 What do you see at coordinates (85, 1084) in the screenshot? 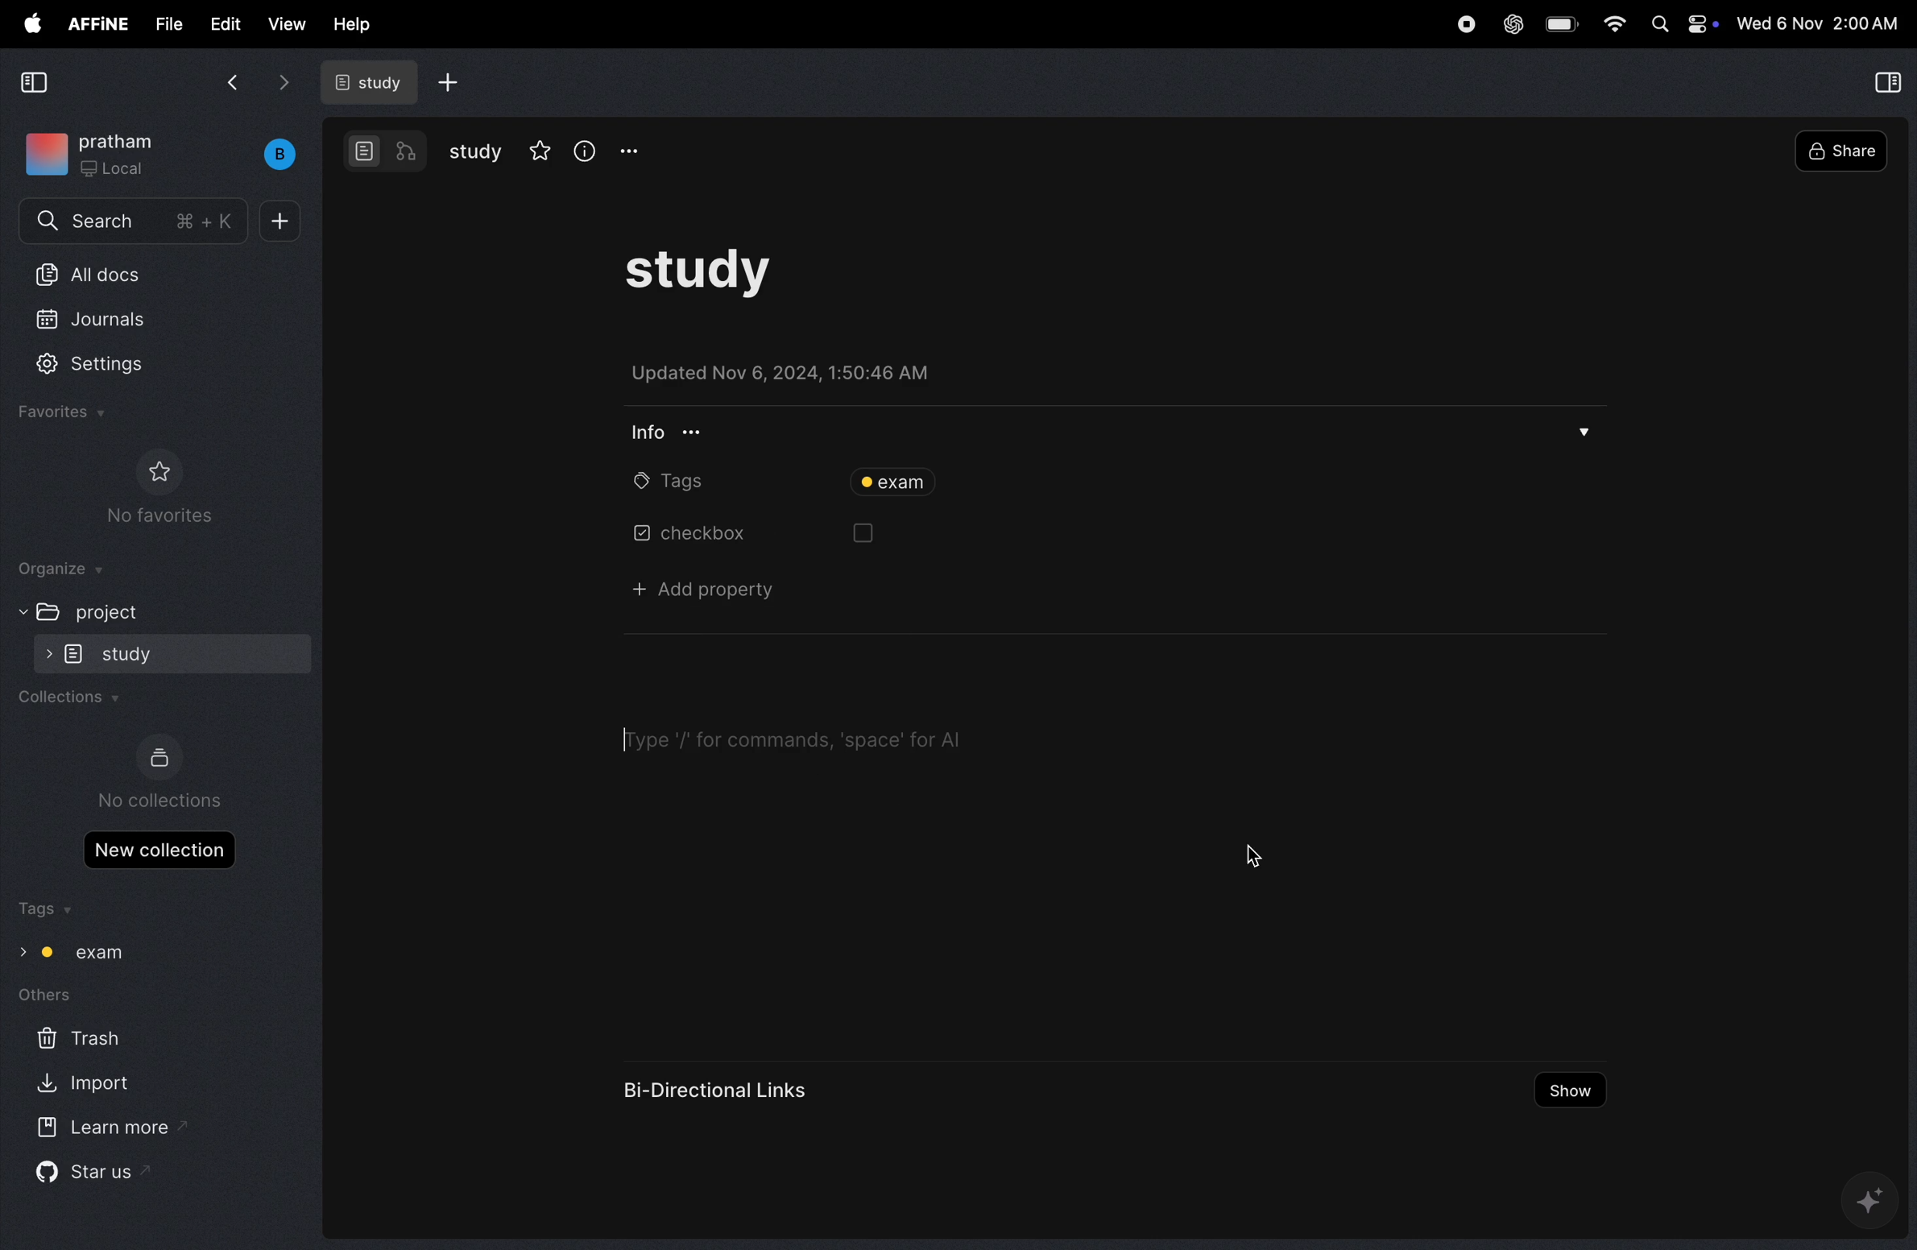
I see `import` at bounding box center [85, 1084].